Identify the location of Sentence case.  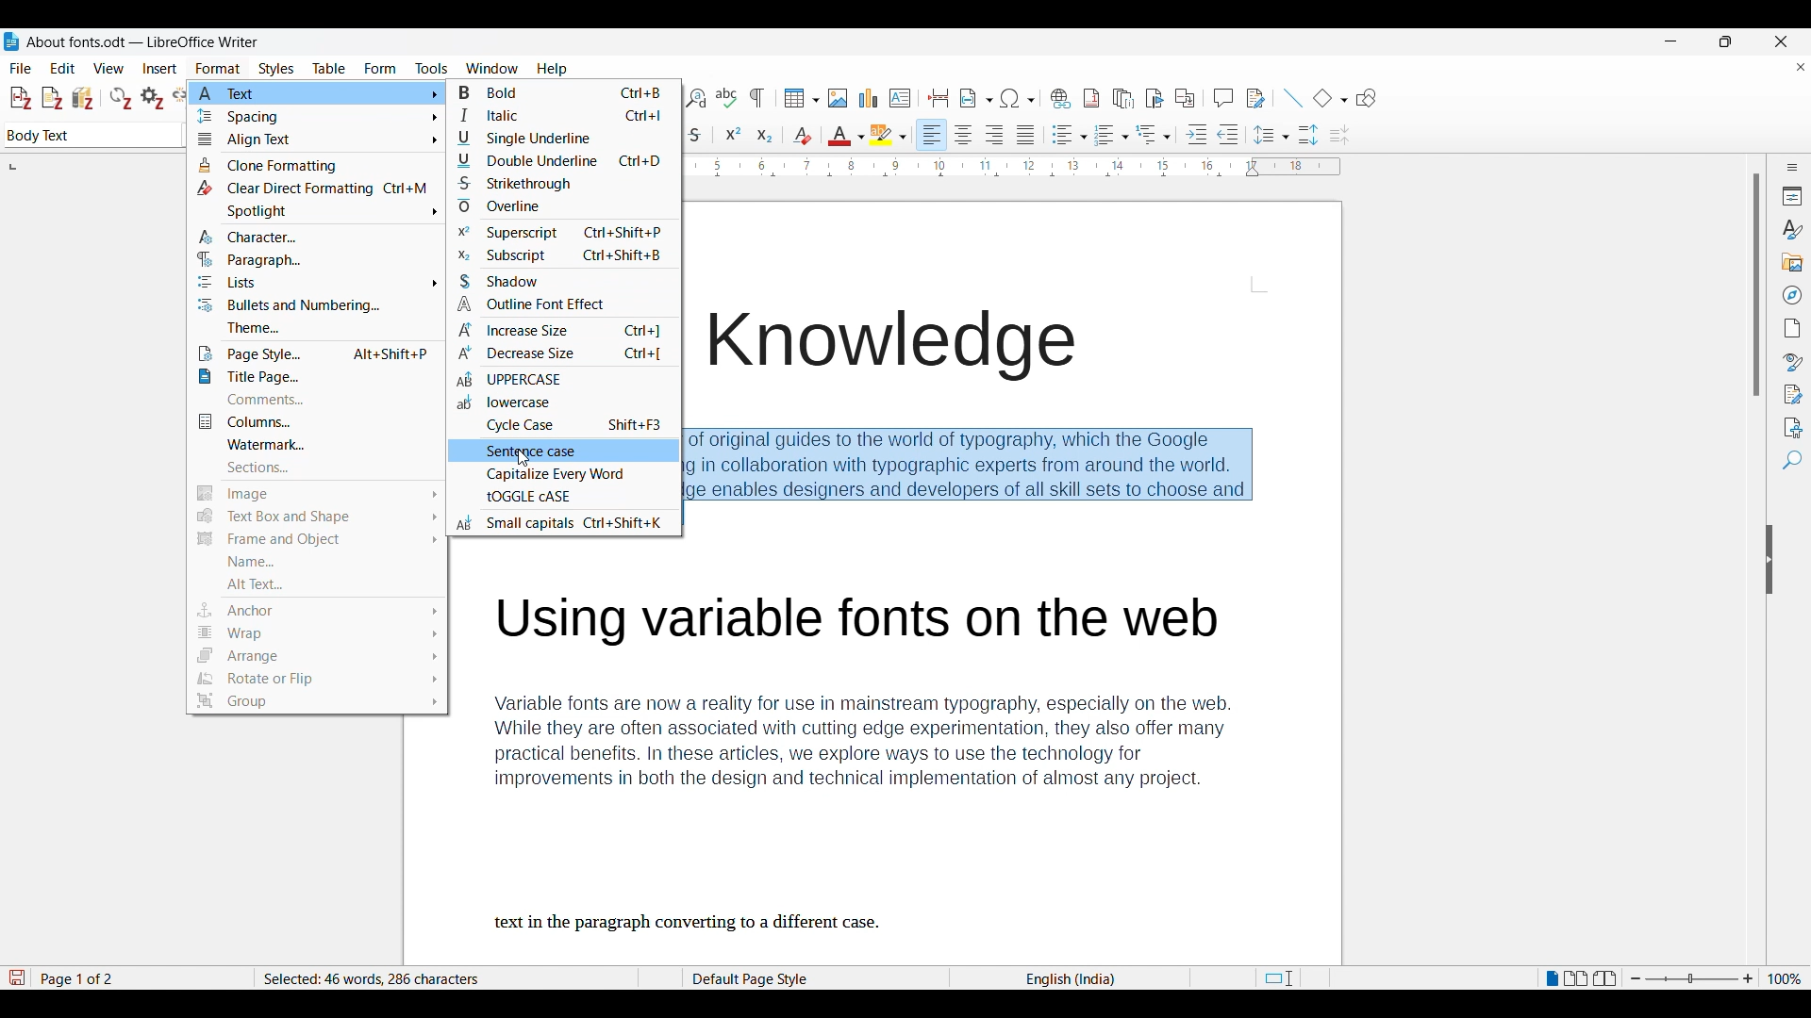
(523, 452).